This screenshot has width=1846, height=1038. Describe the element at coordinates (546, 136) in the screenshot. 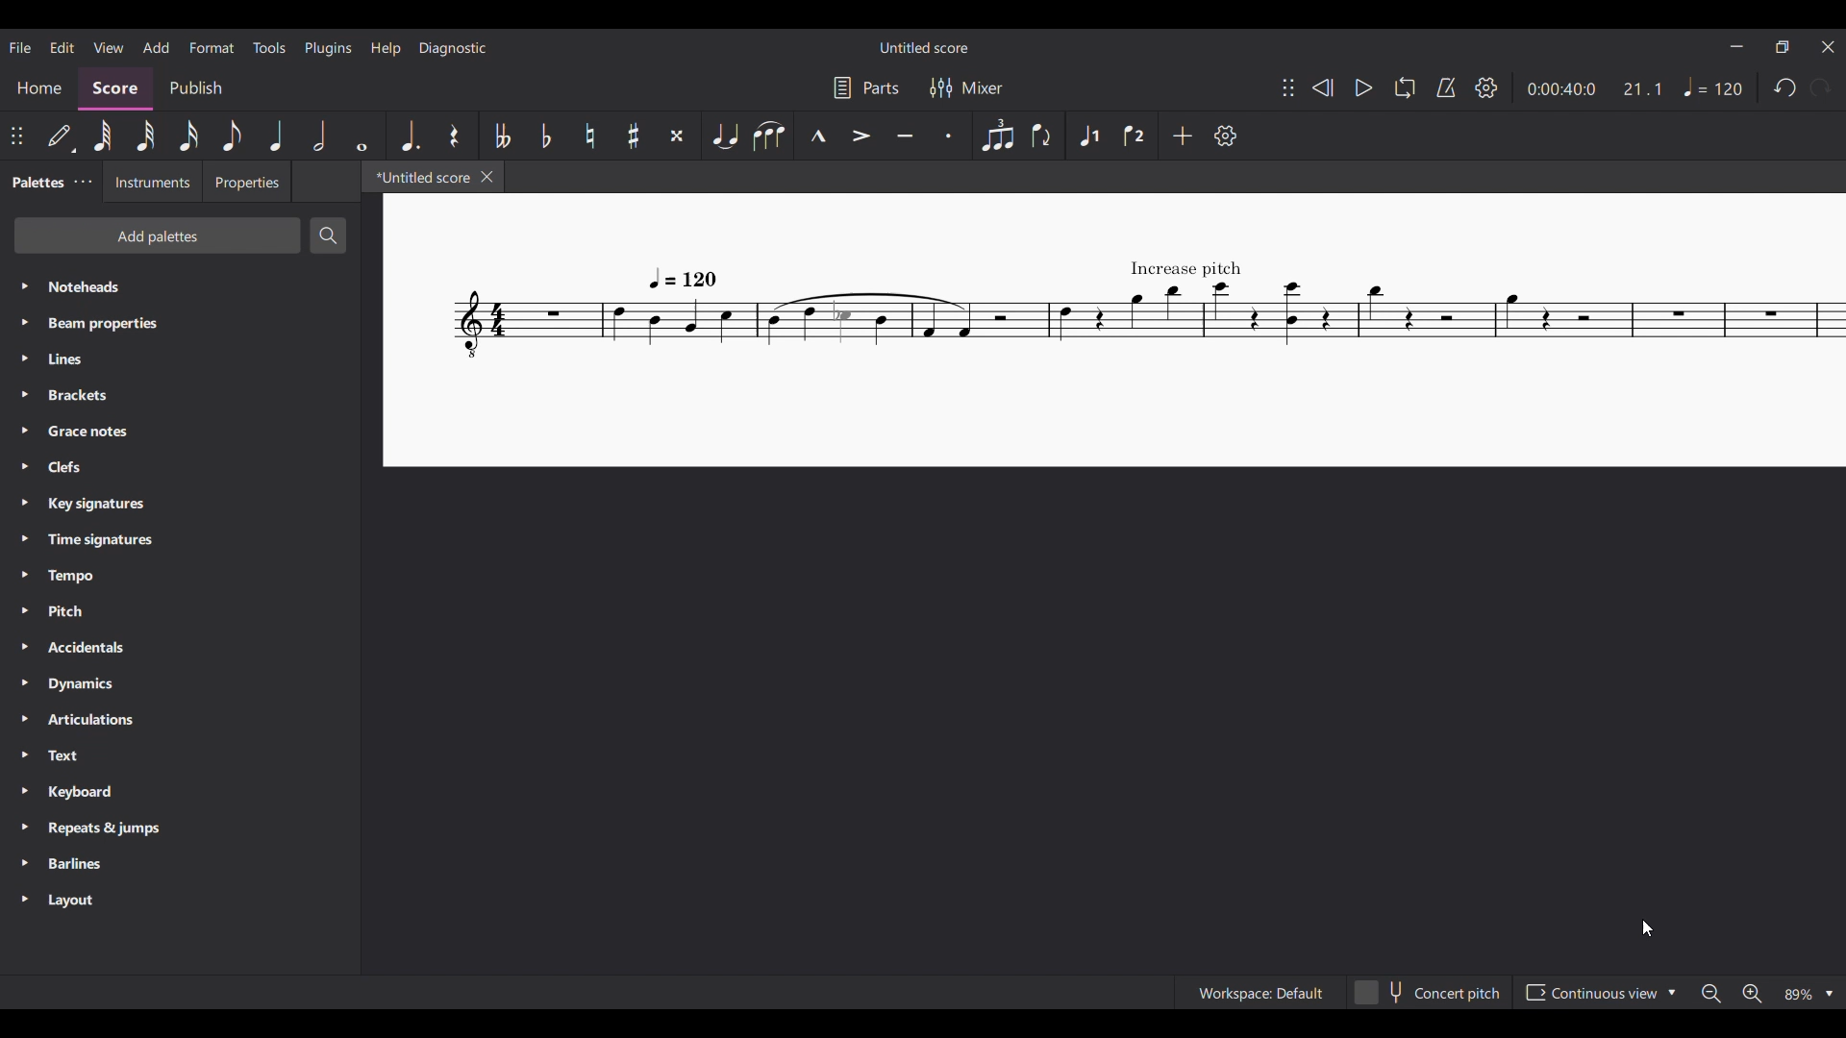

I see `Toggle flat` at that location.